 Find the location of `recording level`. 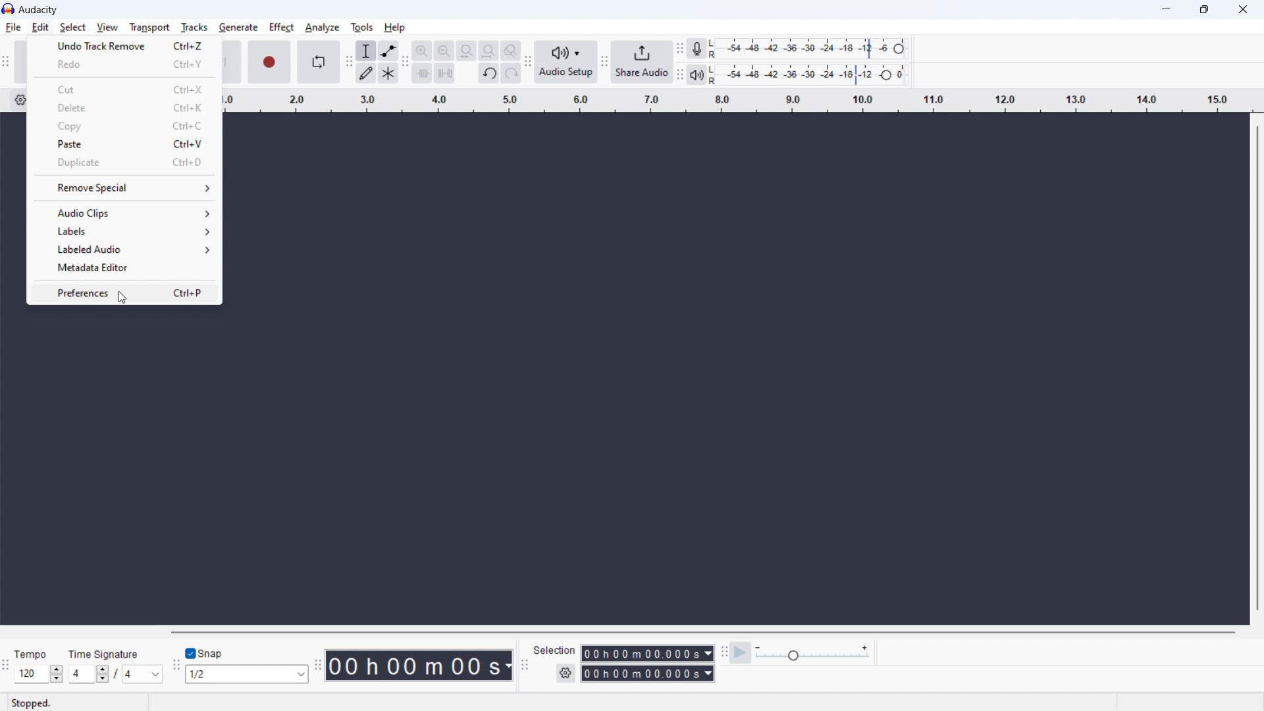

recording level is located at coordinates (798, 49).